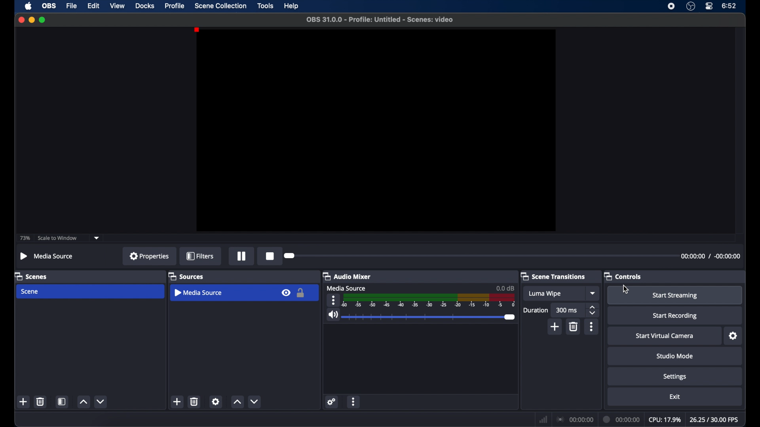 The width and height of the screenshot is (760, 427). What do you see at coordinates (709, 6) in the screenshot?
I see `control center` at bounding box center [709, 6].